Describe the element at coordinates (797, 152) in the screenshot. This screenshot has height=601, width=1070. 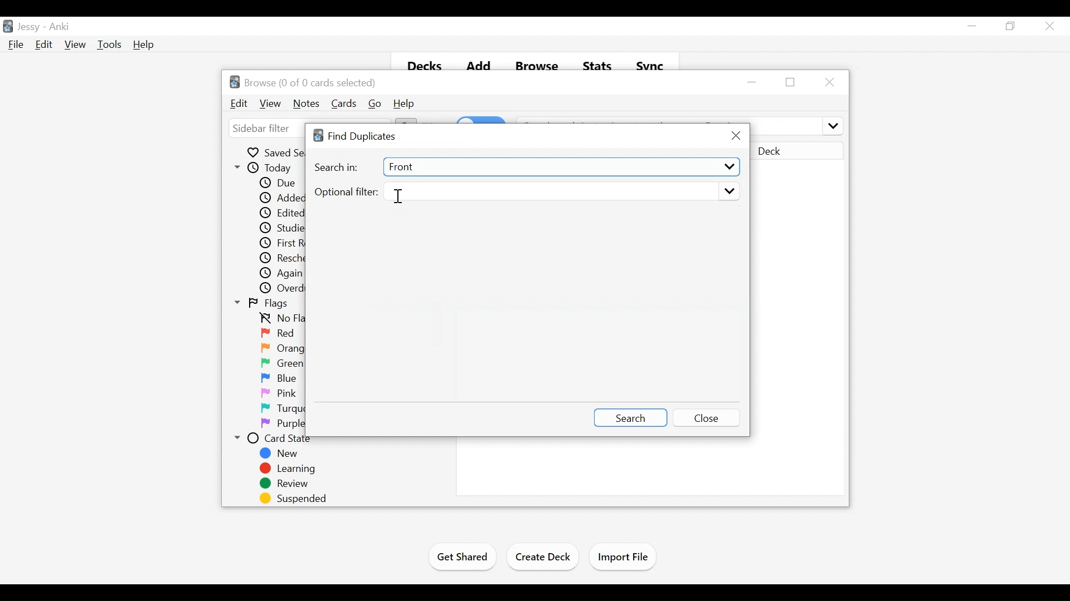
I see `Deck` at that location.